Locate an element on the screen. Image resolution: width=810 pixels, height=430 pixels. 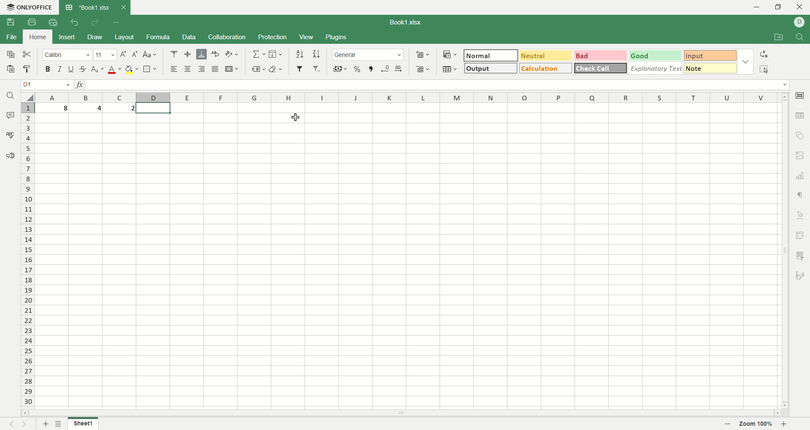
new sheet is located at coordinates (45, 424).